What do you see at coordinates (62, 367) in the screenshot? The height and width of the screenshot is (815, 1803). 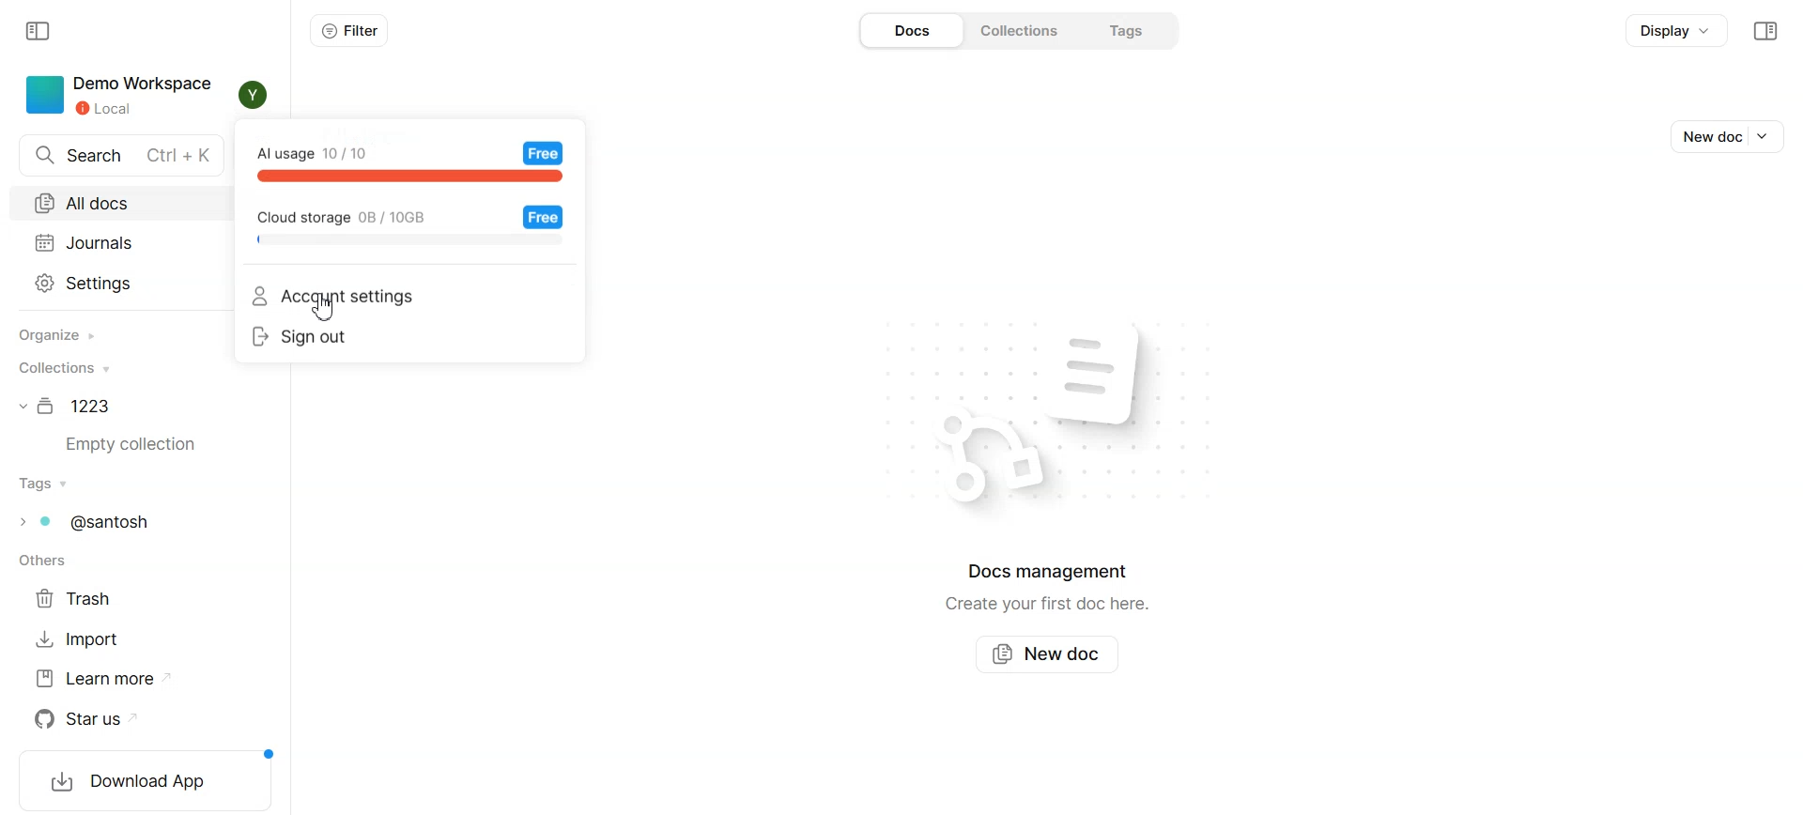 I see `Collections` at bounding box center [62, 367].